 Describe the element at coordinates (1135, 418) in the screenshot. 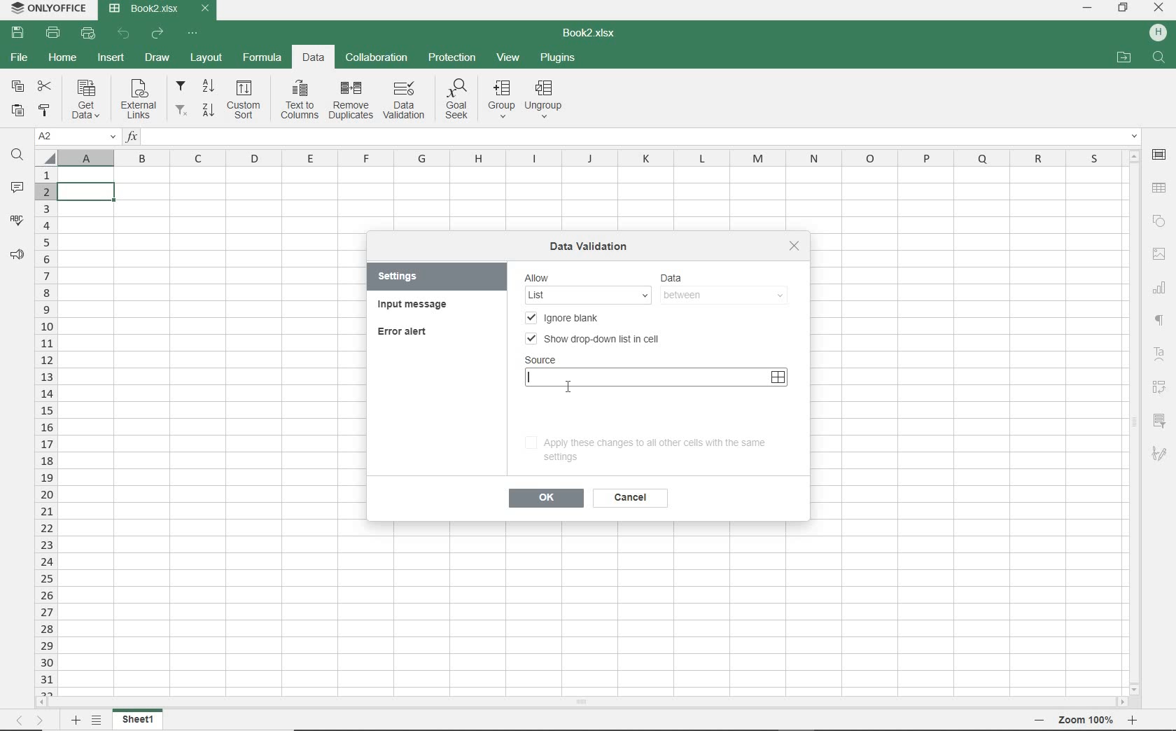

I see `SCROLLBAR` at that location.